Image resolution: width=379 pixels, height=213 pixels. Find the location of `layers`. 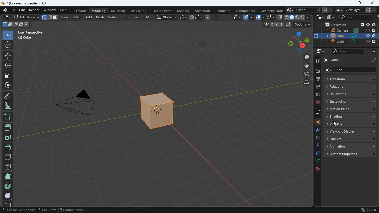

layers is located at coordinates (307, 83).